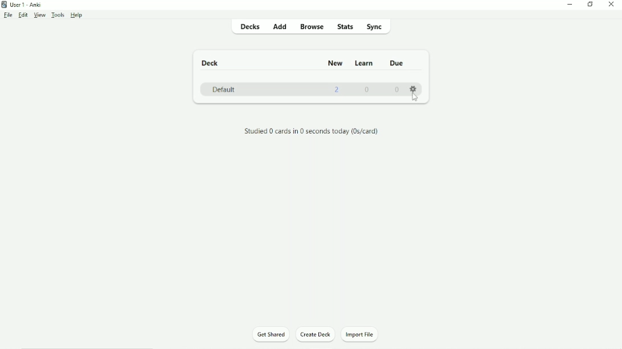 This screenshot has height=349, width=622. What do you see at coordinates (337, 90) in the screenshot?
I see `2` at bounding box center [337, 90].